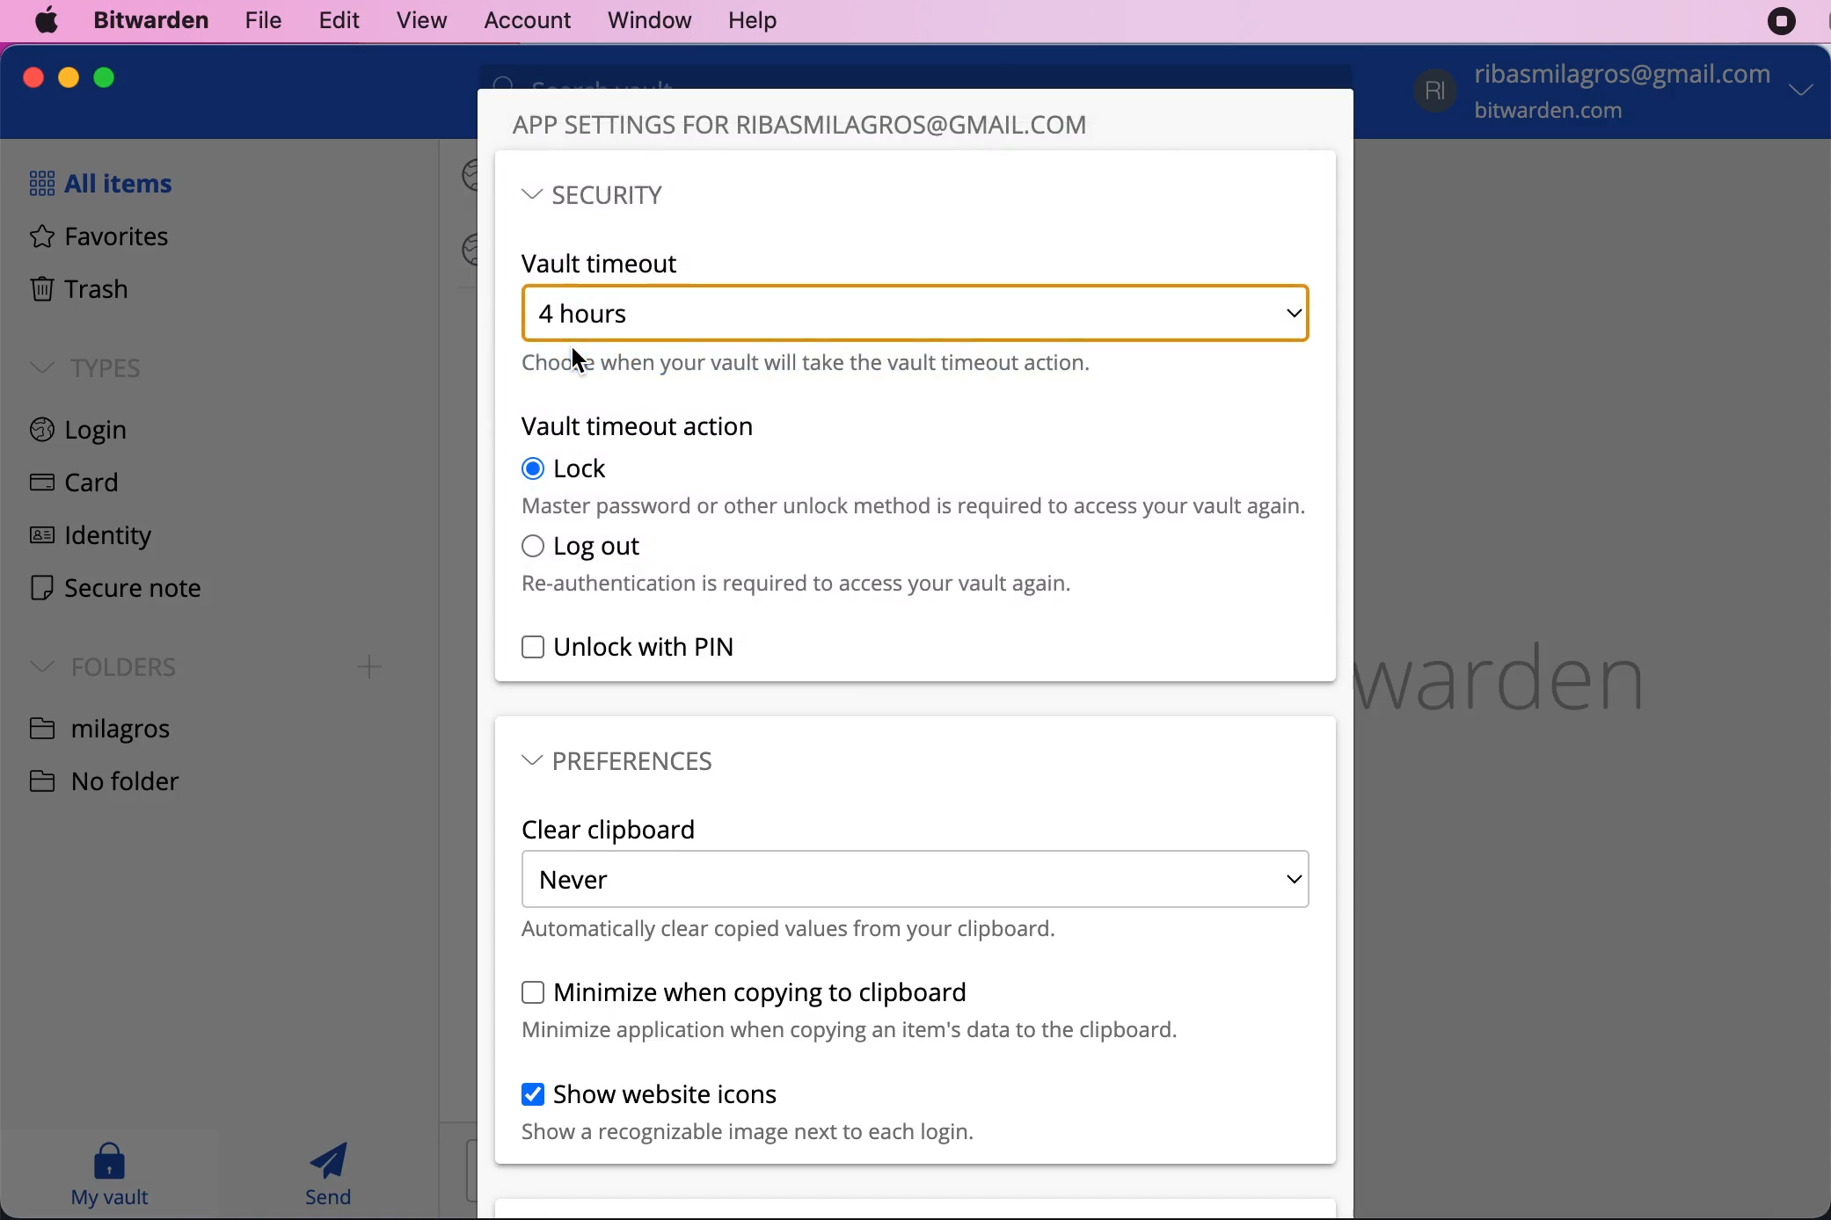 The image size is (1831, 1220). I want to click on show website icons, so click(748, 1113).